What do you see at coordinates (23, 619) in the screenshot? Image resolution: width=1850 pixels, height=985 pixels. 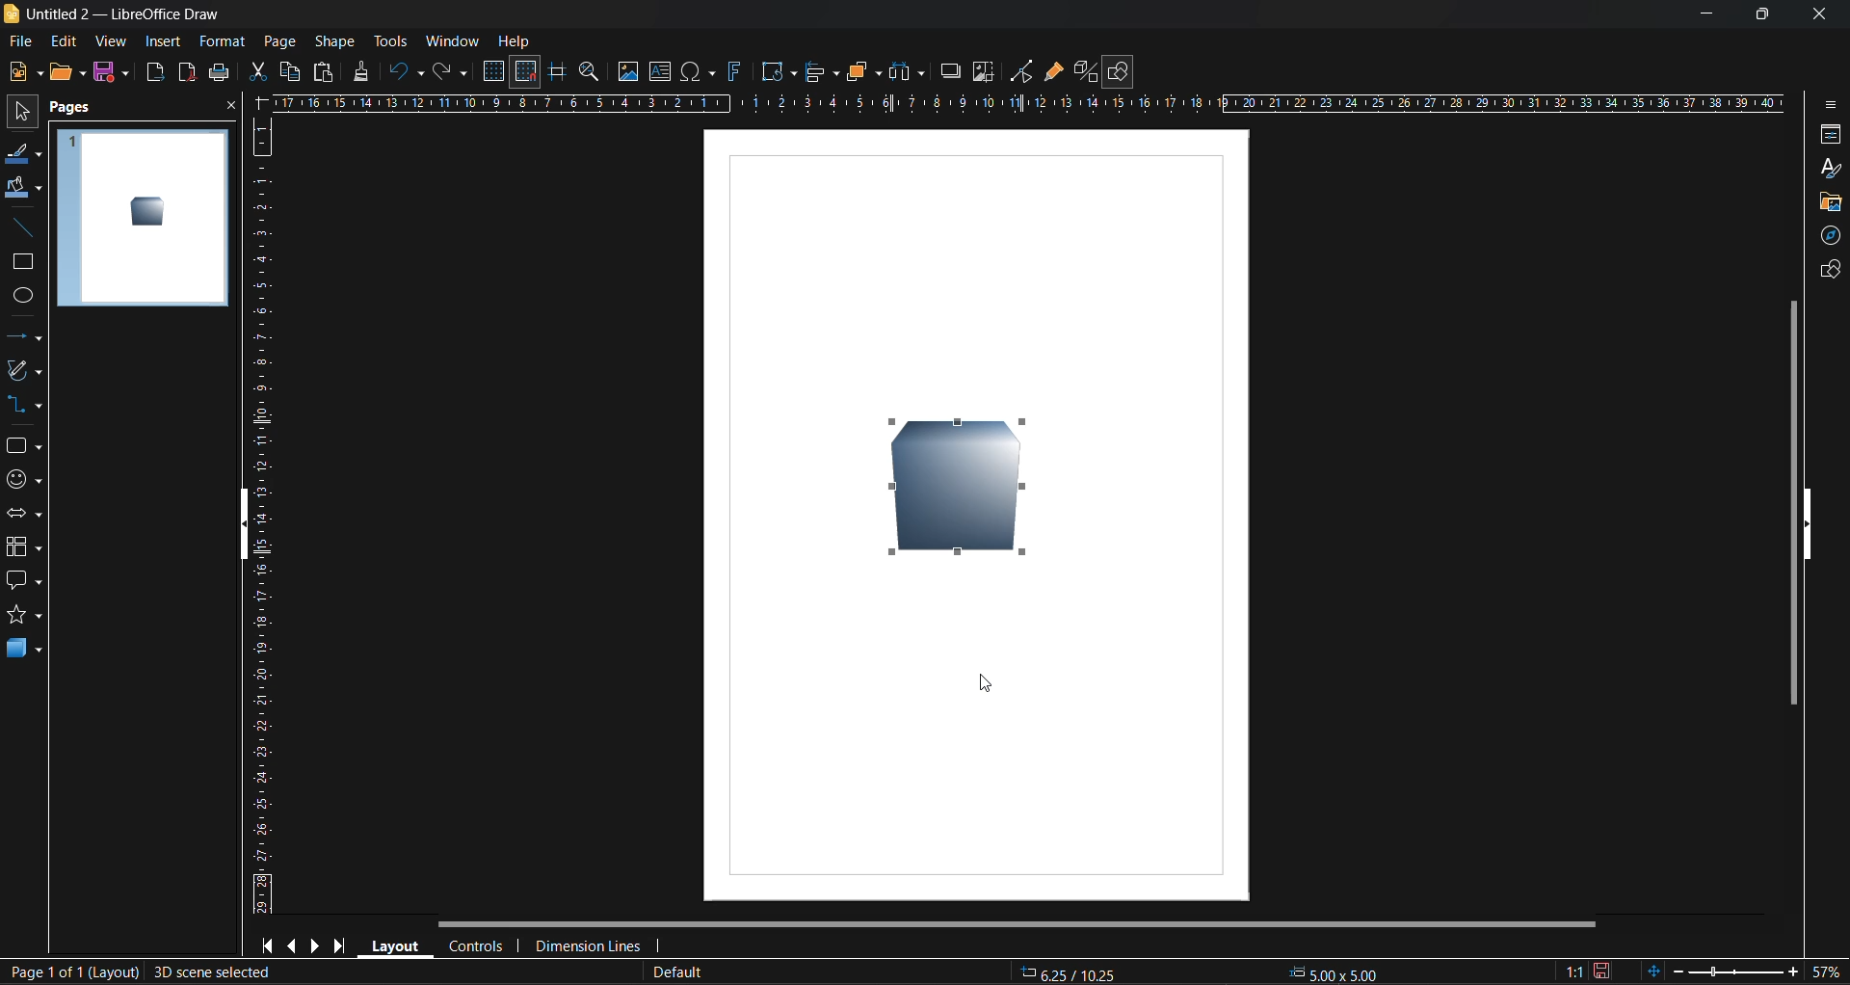 I see `stars and banners` at bounding box center [23, 619].